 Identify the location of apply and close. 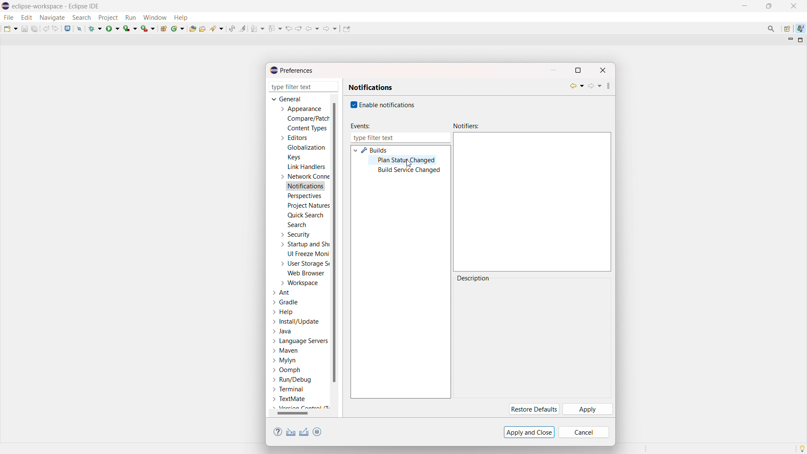
(529, 432).